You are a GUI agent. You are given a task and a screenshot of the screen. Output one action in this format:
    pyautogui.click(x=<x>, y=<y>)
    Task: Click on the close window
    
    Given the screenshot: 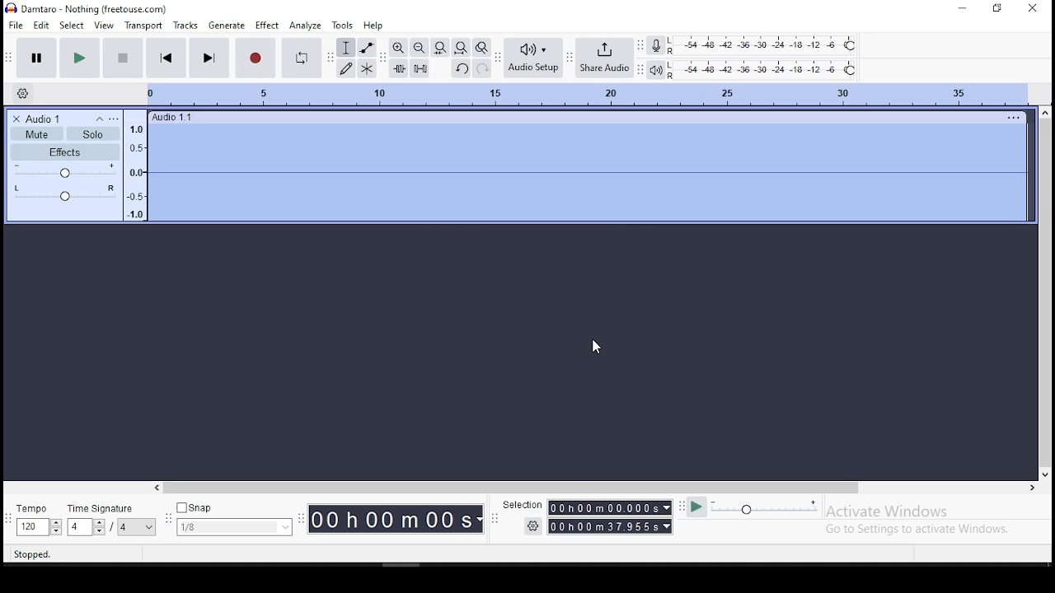 What is the action you would take?
    pyautogui.click(x=1034, y=8)
    